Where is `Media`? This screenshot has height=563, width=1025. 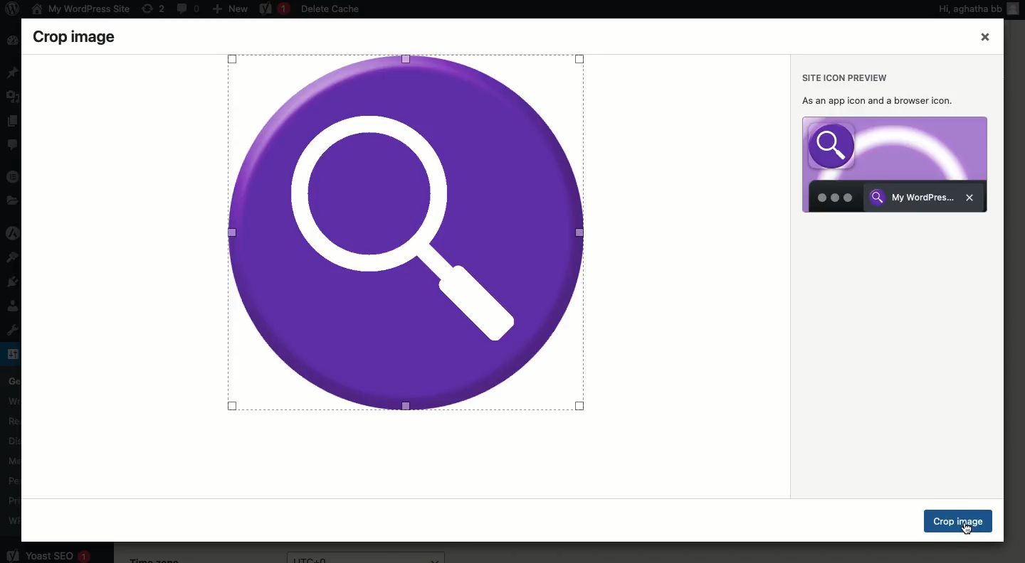 Media is located at coordinates (14, 95).